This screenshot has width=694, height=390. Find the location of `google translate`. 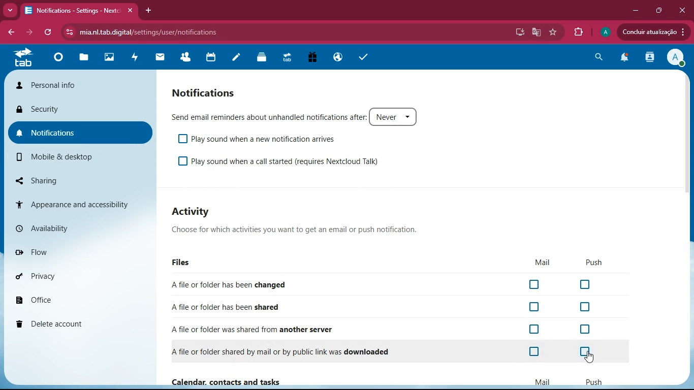

google translate is located at coordinates (535, 31).